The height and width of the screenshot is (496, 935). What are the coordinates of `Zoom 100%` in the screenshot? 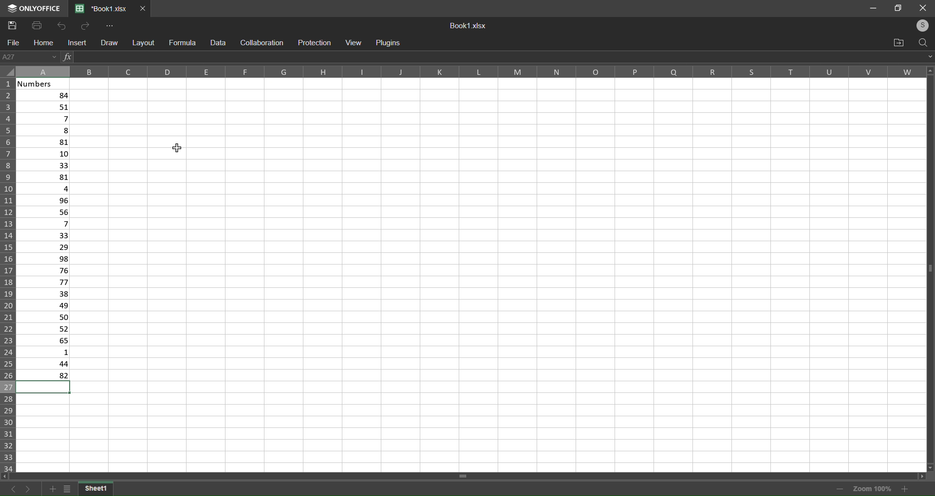 It's located at (872, 488).